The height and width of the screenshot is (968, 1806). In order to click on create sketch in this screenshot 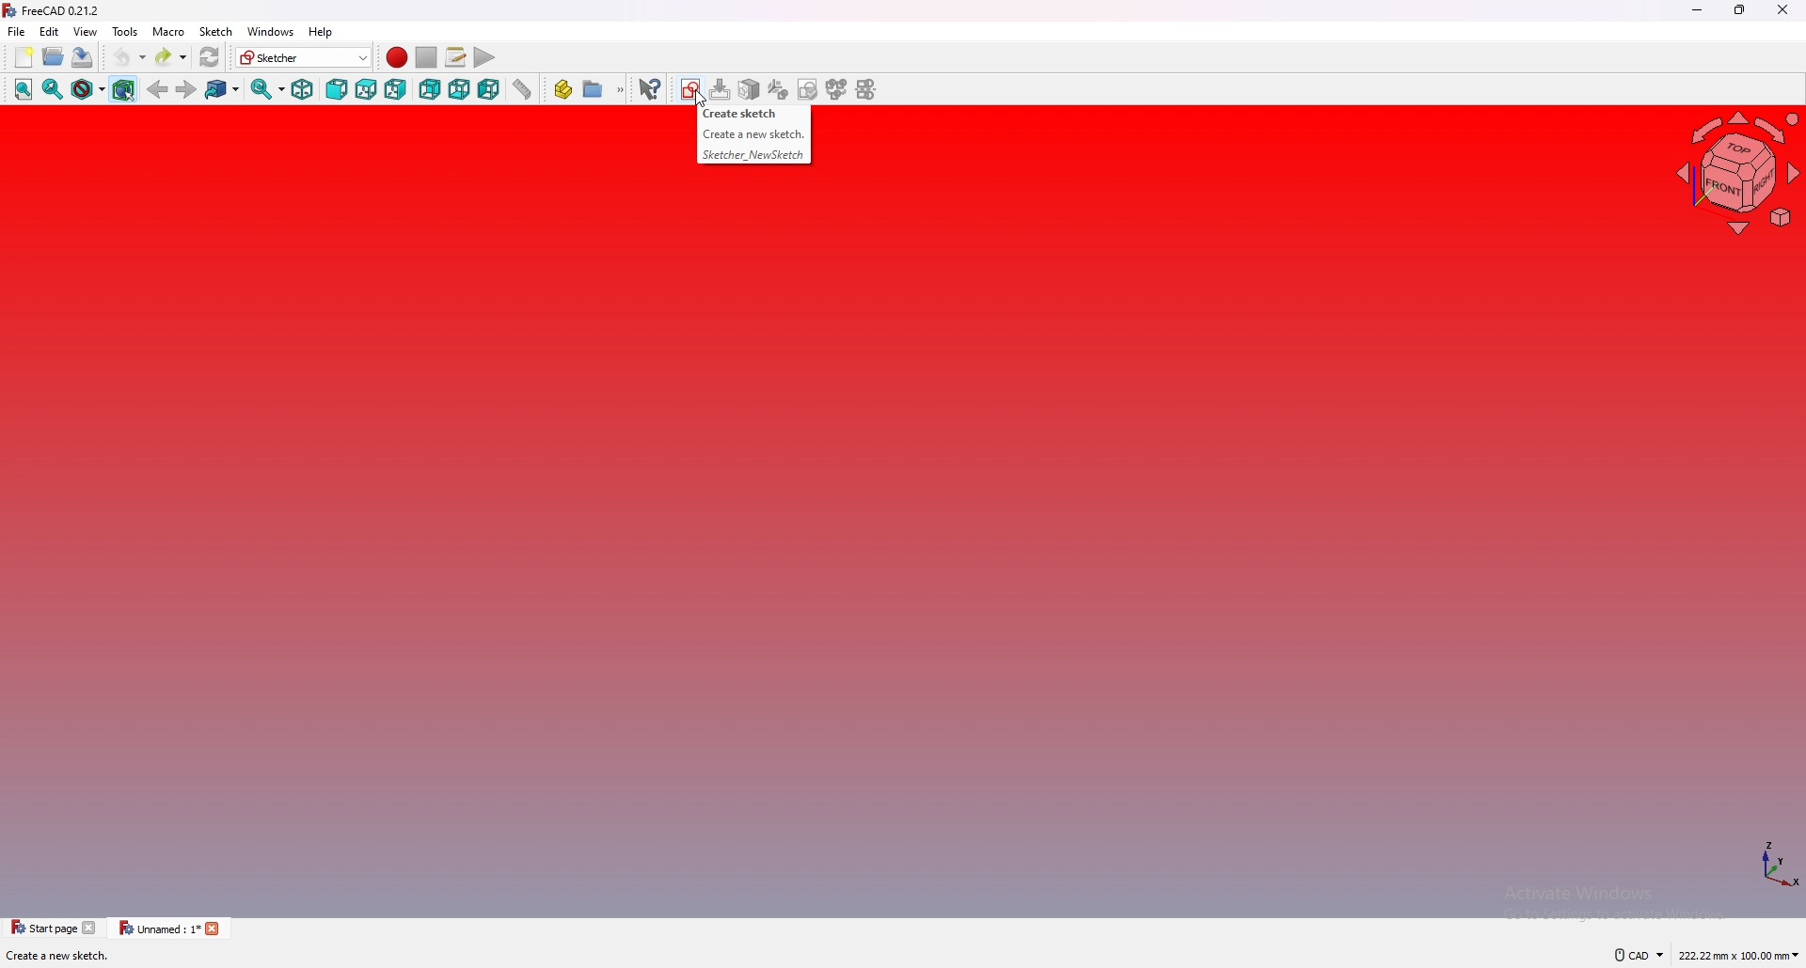, I will do `click(693, 88)`.